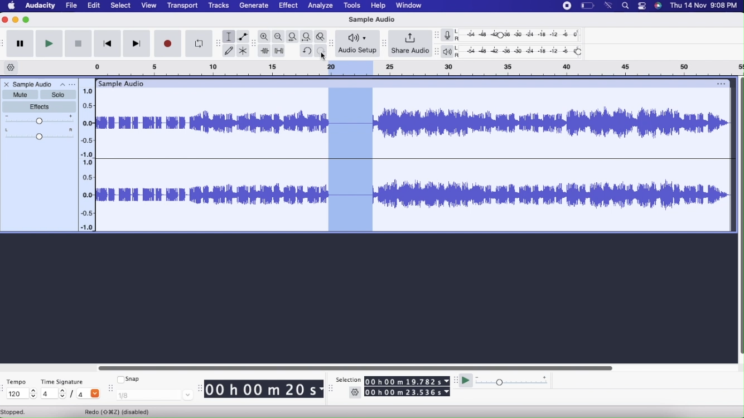 The image size is (744, 418). What do you see at coordinates (79, 44) in the screenshot?
I see `Stop` at bounding box center [79, 44].